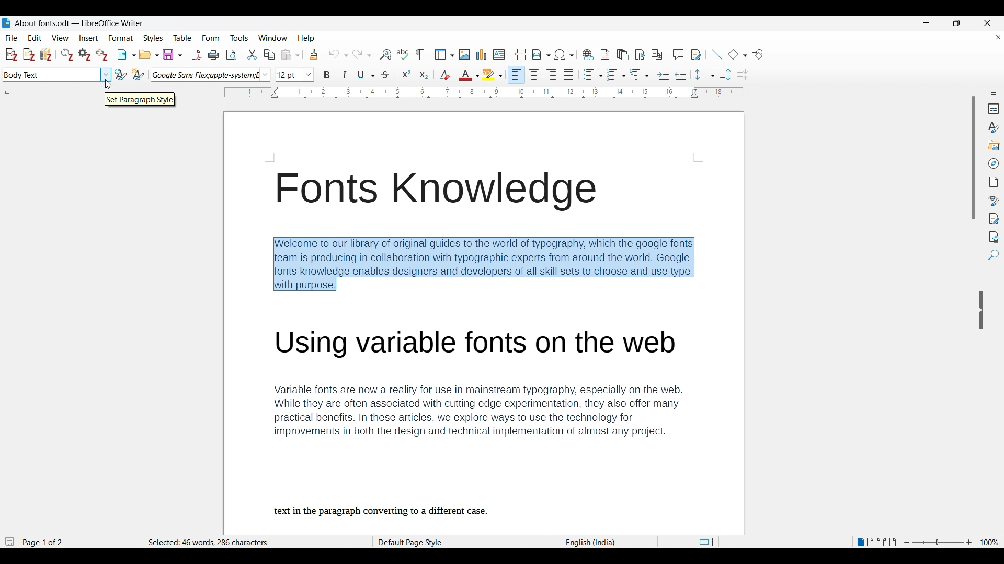 The height and width of the screenshot is (564, 1004). Describe the element at coordinates (385, 75) in the screenshot. I see `Strike through ` at that location.